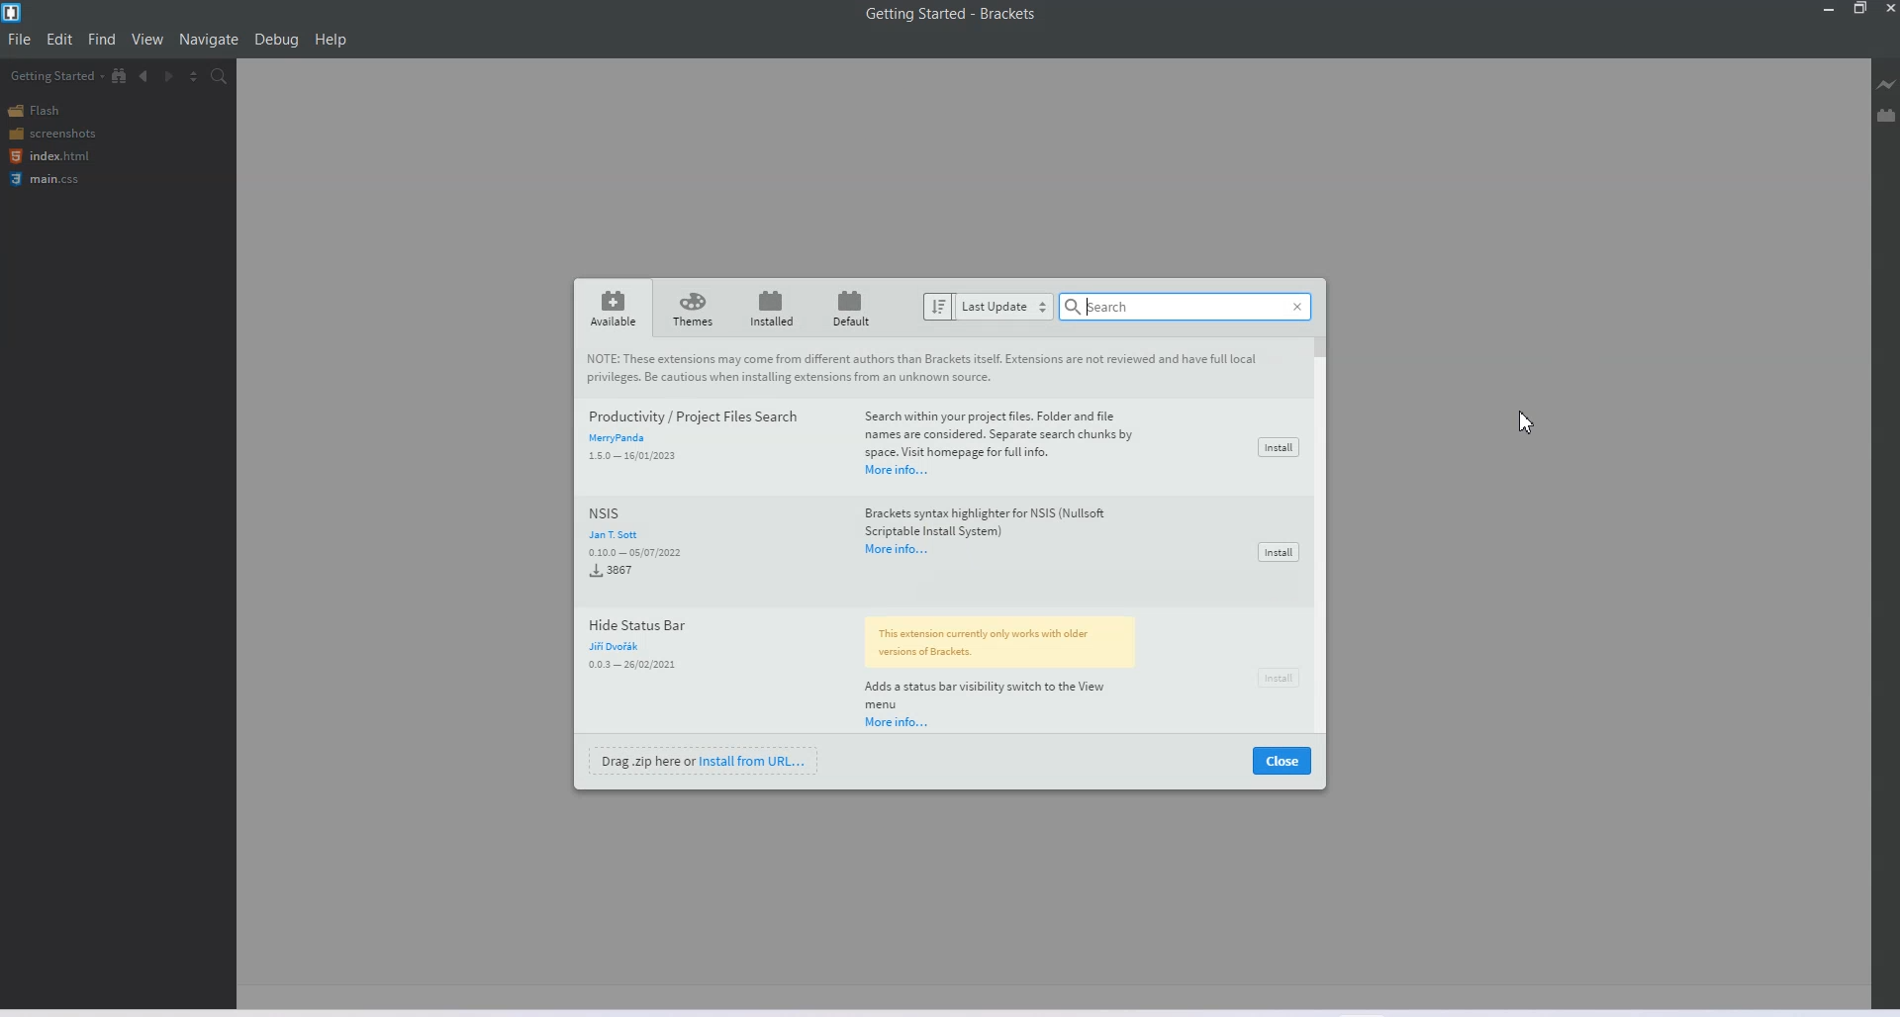 The width and height of the screenshot is (1900, 1017). I want to click on Maximize, so click(1860, 9).